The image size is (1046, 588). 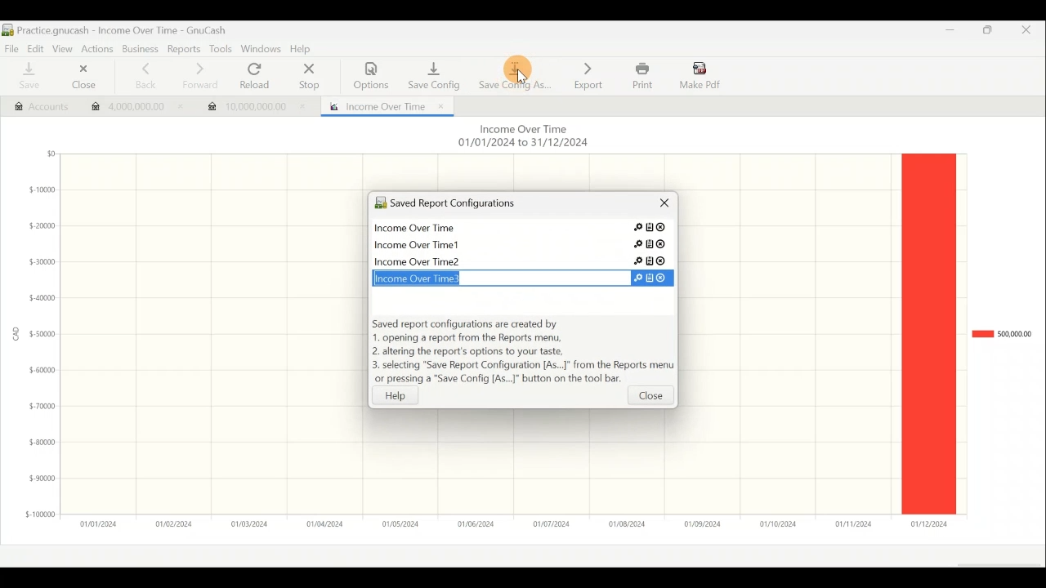 What do you see at coordinates (515, 73) in the screenshot?
I see `Save config as` at bounding box center [515, 73].